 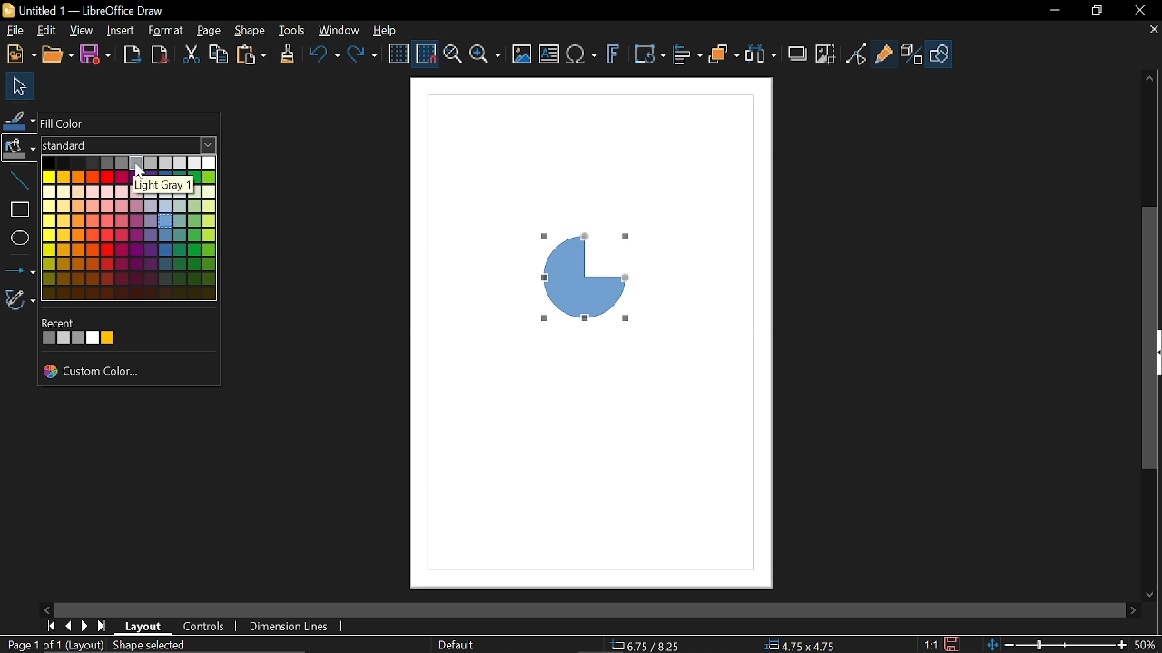 I want to click on Toggle , so click(x=856, y=54).